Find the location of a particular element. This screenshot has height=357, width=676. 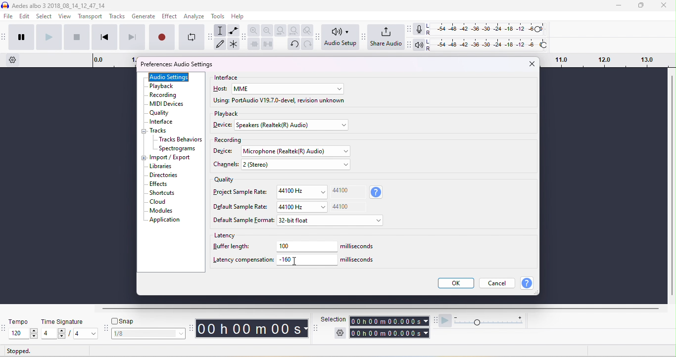

aedes albo 3 3 _2018_08_14_12_47_14 is located at coordinates (54, 5).